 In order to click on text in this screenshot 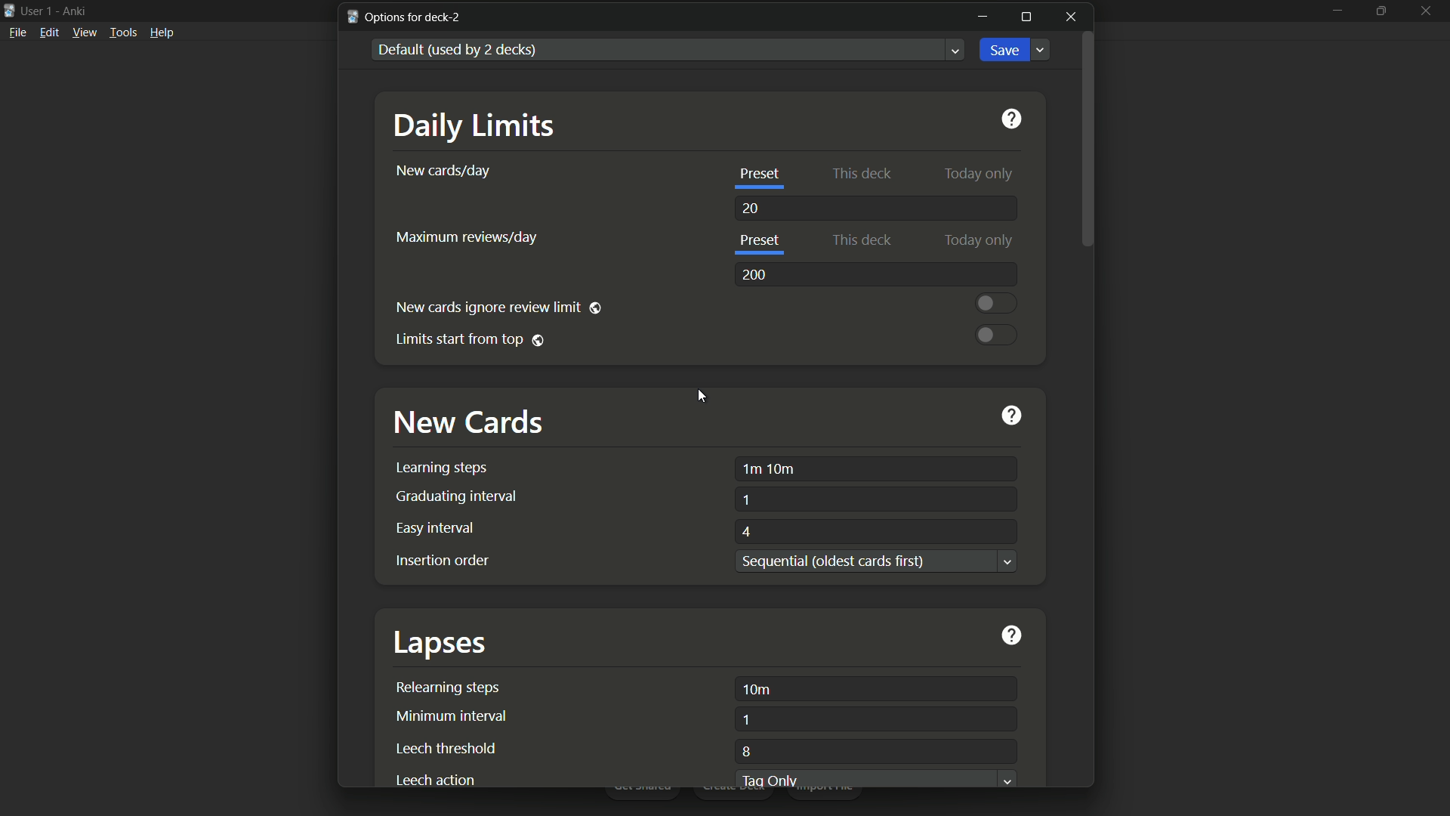, I will do `click(859, 562)`.